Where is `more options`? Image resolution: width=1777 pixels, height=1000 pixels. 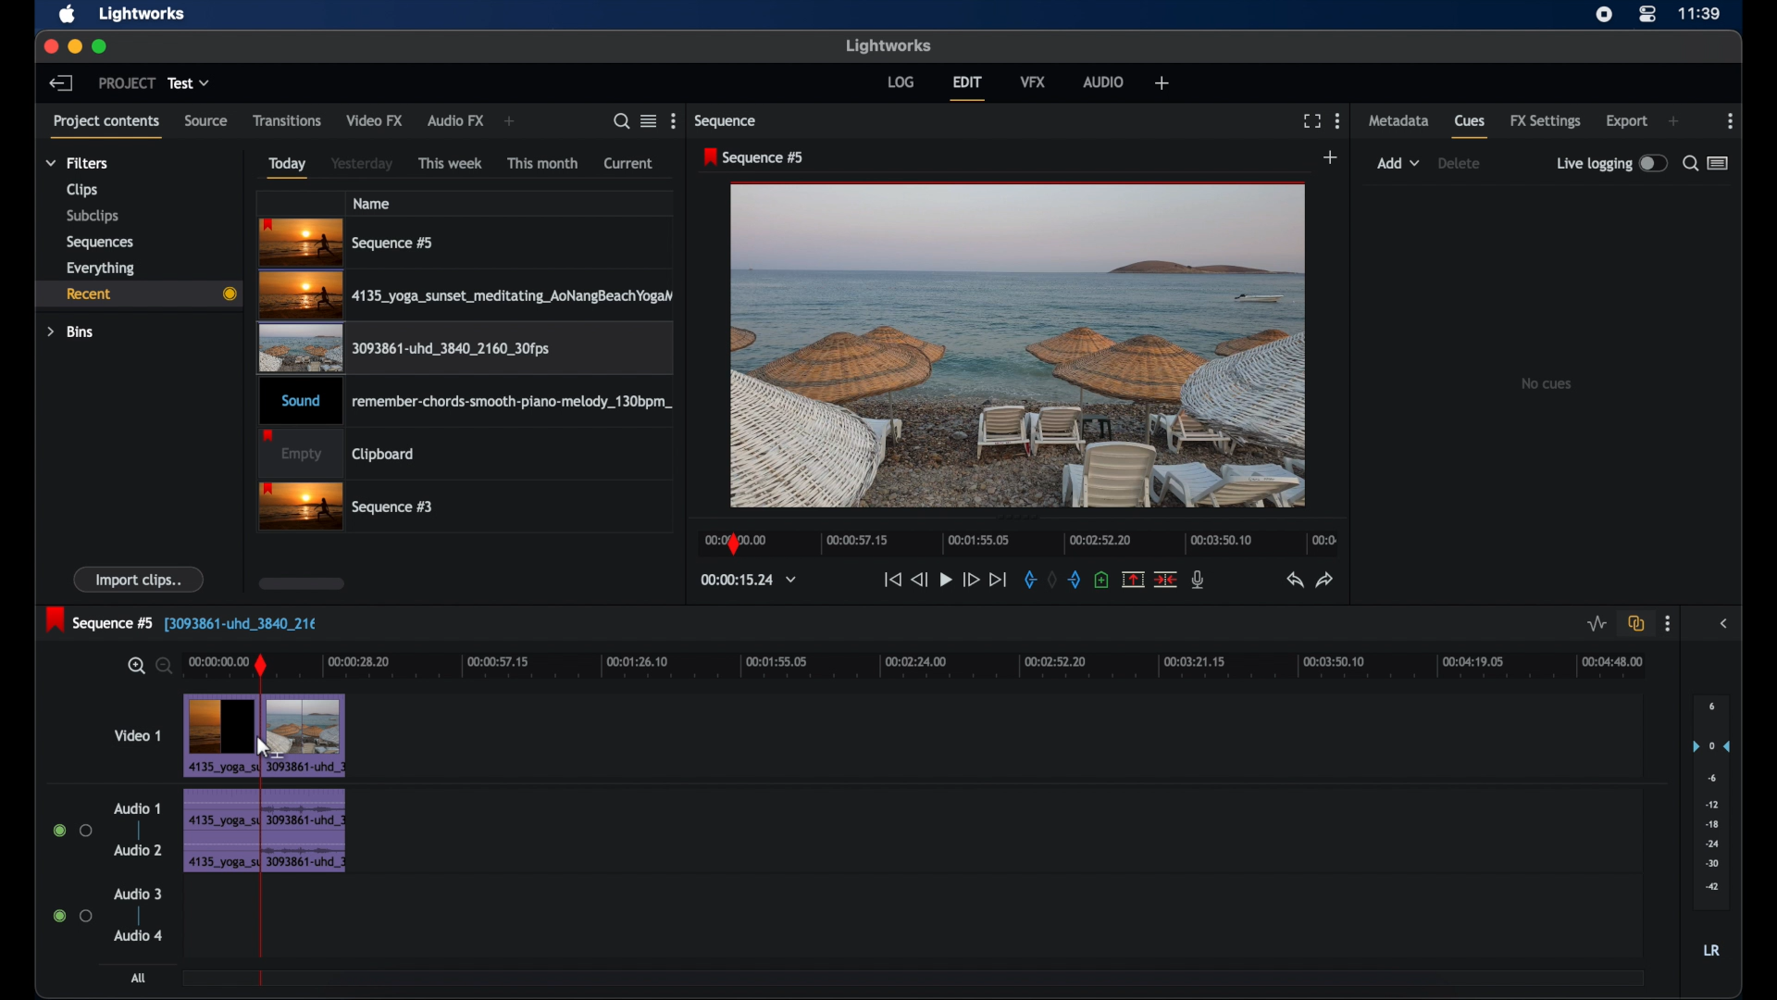 more options is located at coordinates (1668, 625).